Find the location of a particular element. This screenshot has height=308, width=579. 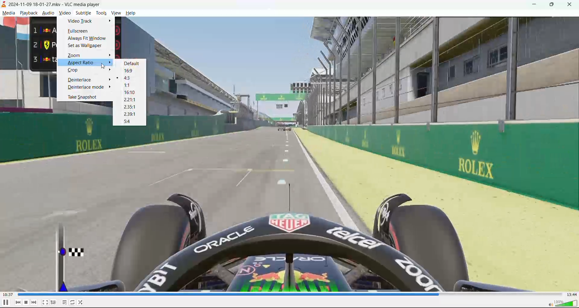

2.35:1 is located at coordinates (130, 107).